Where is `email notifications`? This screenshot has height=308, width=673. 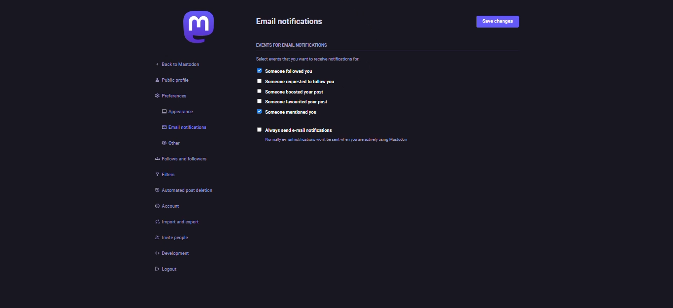
email notifications is located at coordinates (183, 128).